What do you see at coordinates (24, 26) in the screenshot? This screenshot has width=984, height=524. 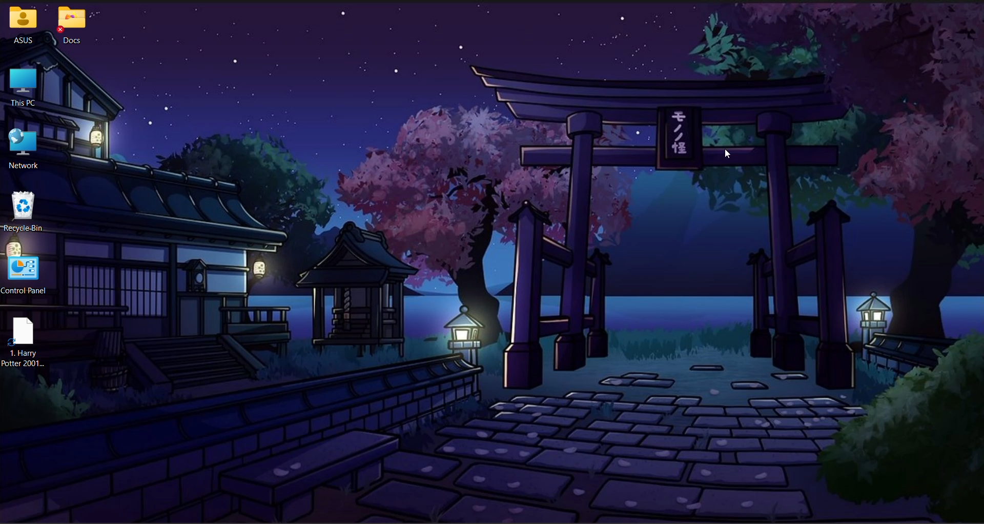 I see `ASUS folder` at bounding box center [24, 26].